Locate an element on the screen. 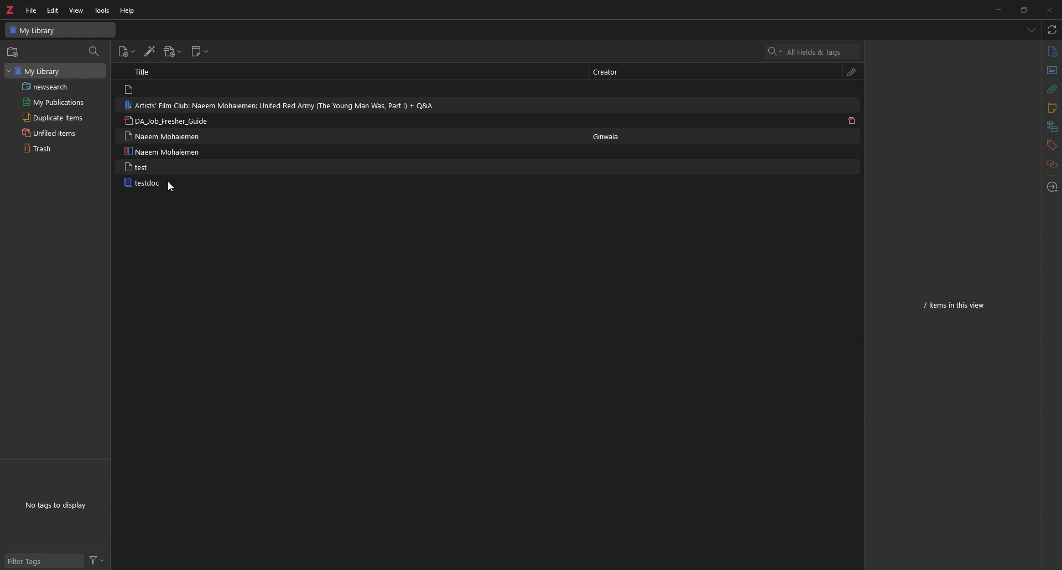 The image size is (1062, 570). Maximize is located at coordinates (1024, 11).